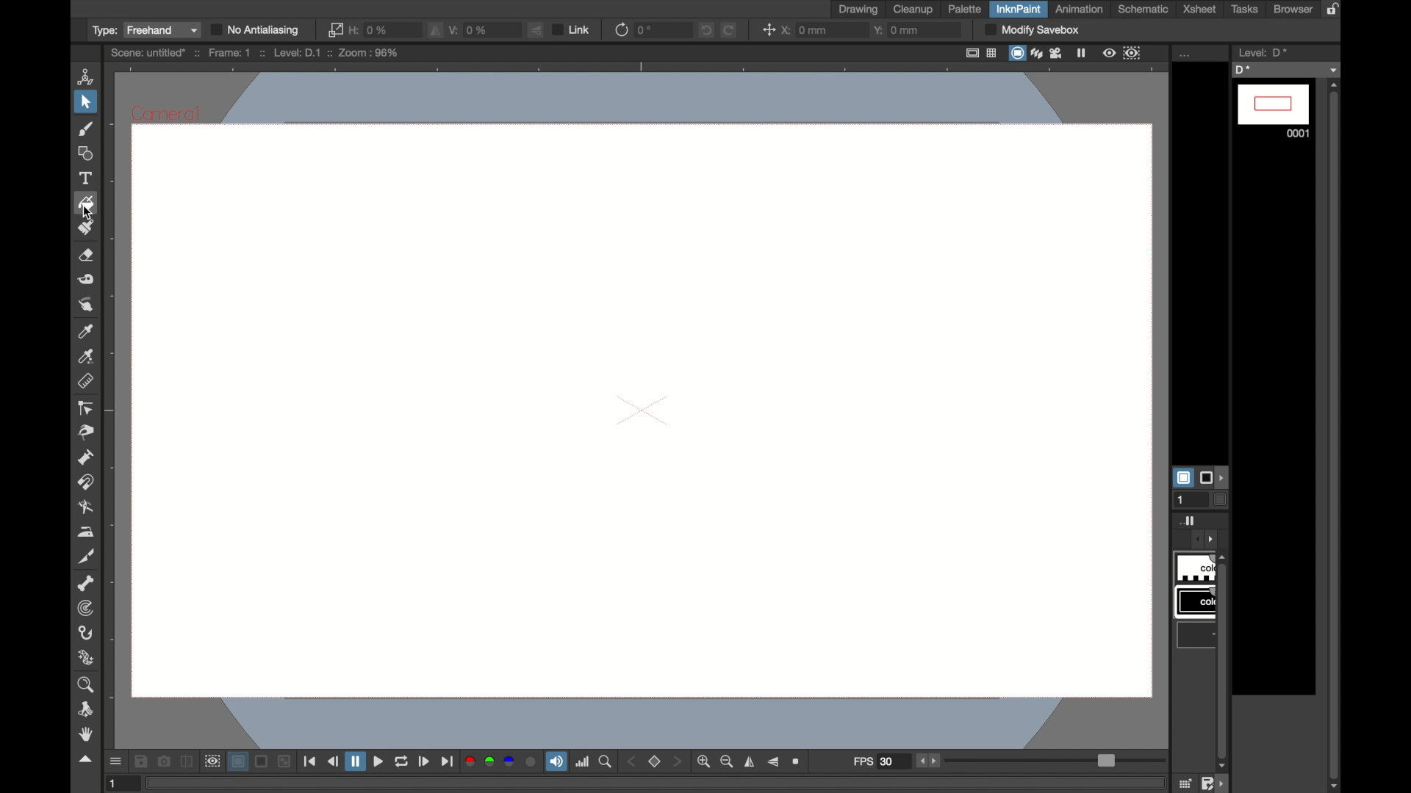 The image size is (1411, 793). What do you see at coordinates (657, 761) in the screenshot?
I see `stop` at bounding box center [657, 761].